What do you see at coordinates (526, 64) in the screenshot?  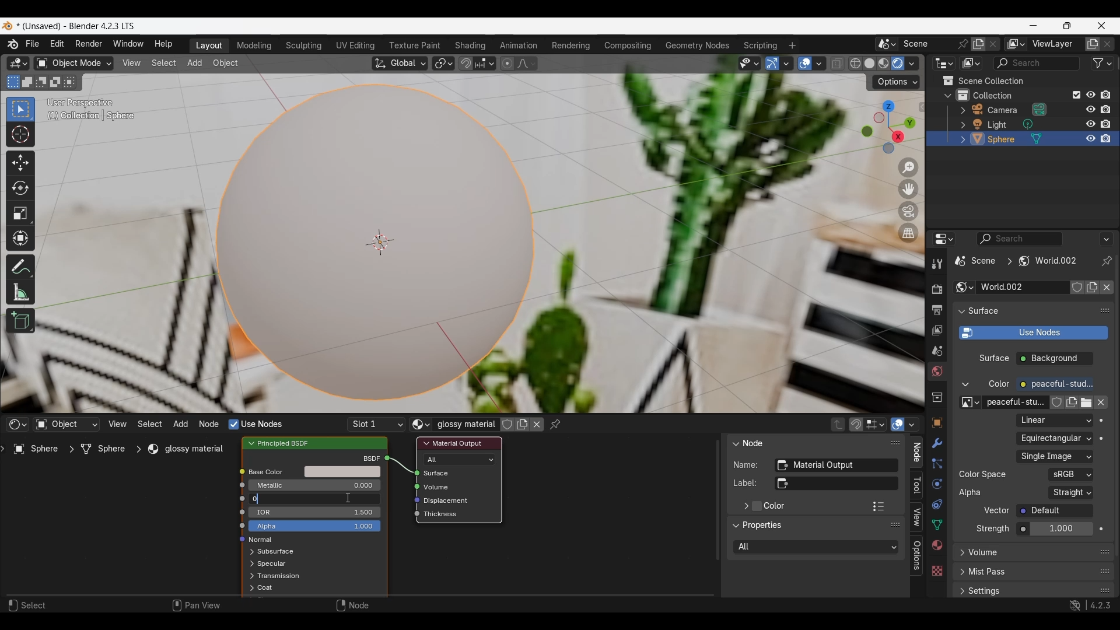 I see `Proportional editing fall off` at bounding box center [526, 64].